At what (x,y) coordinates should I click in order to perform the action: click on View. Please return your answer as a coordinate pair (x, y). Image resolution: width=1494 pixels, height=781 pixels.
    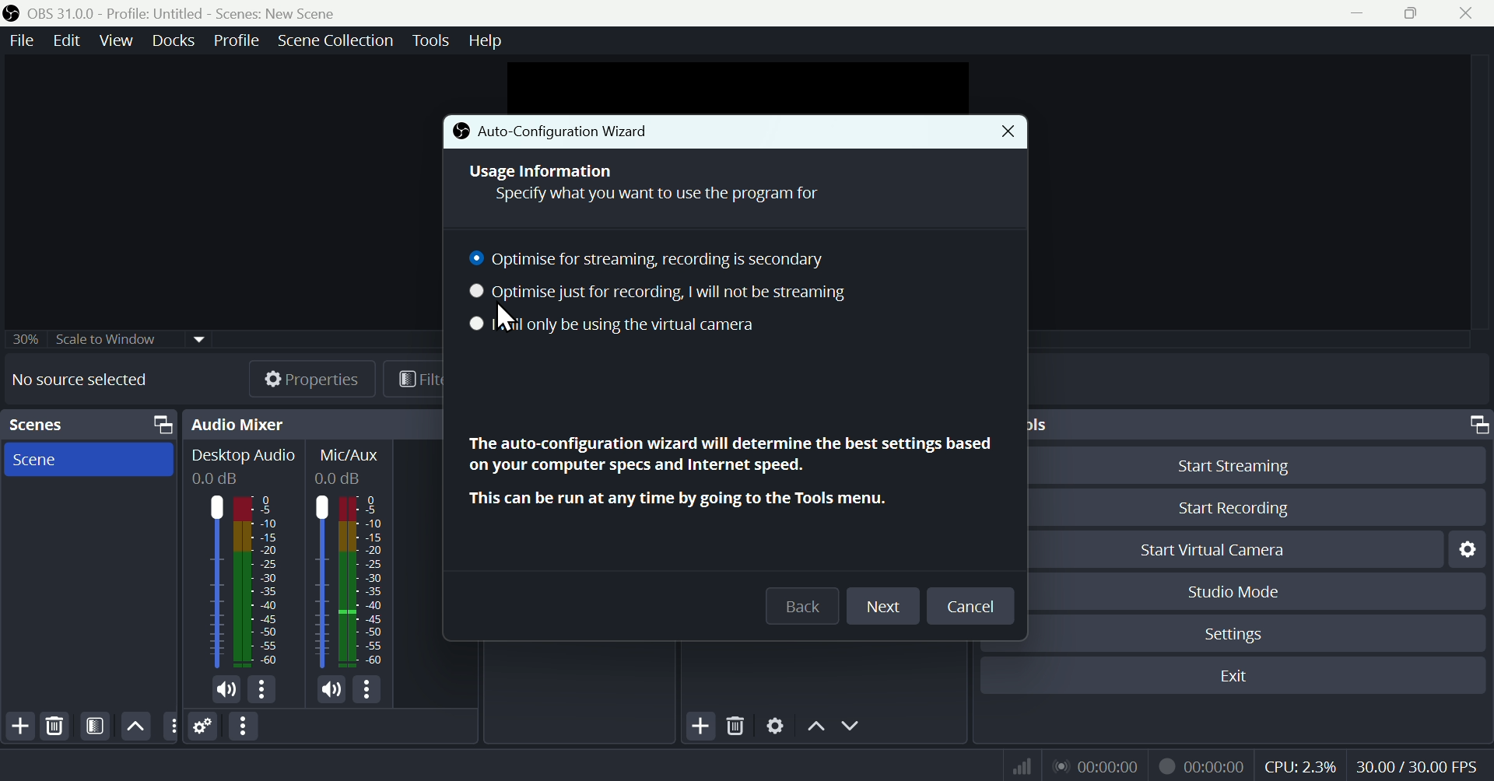
    Looking at the image, I should click on (113, 40).